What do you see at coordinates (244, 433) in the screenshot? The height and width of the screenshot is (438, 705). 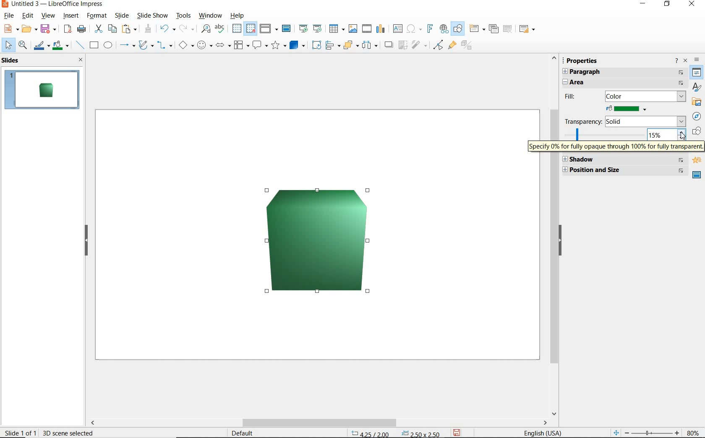 I see `DEFAULT` at bounding box center [244, 433].